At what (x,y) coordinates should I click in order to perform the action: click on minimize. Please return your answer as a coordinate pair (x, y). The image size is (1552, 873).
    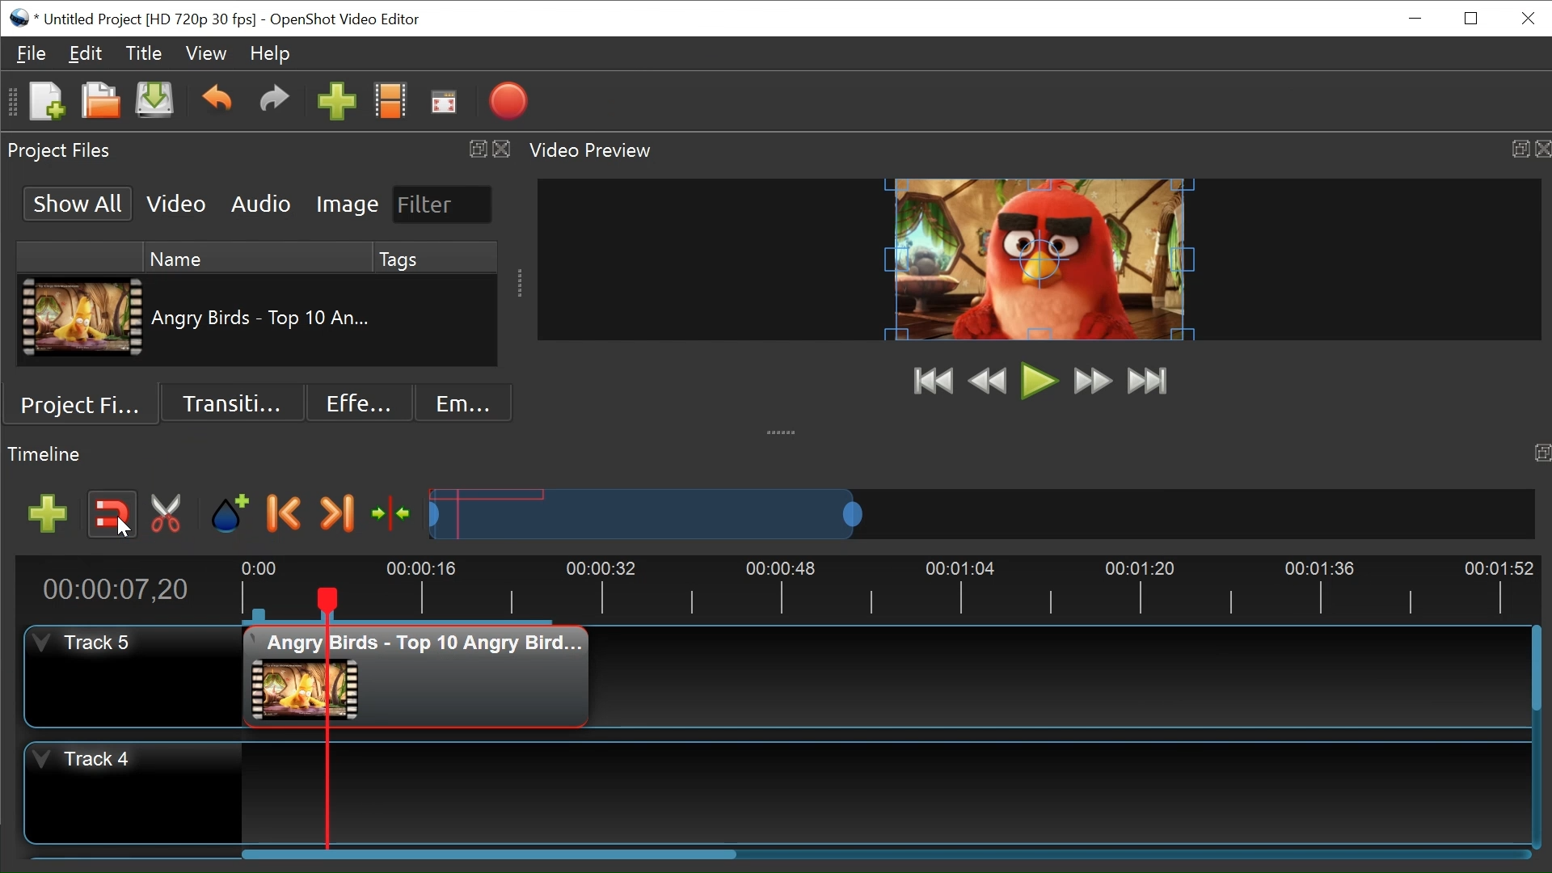
    Looking at the image, I should click on (1418, 20).